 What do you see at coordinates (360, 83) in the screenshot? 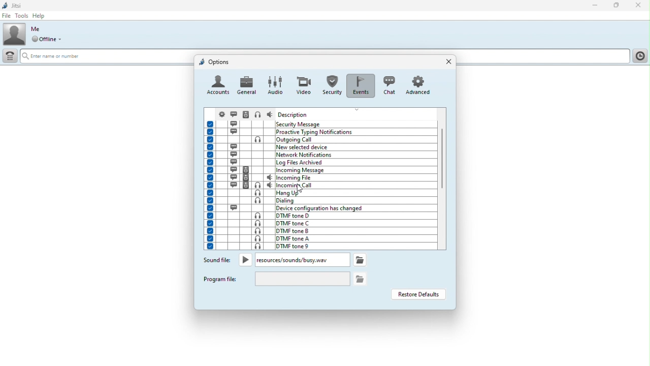
I see `Events` at bounding box center [360, 83].